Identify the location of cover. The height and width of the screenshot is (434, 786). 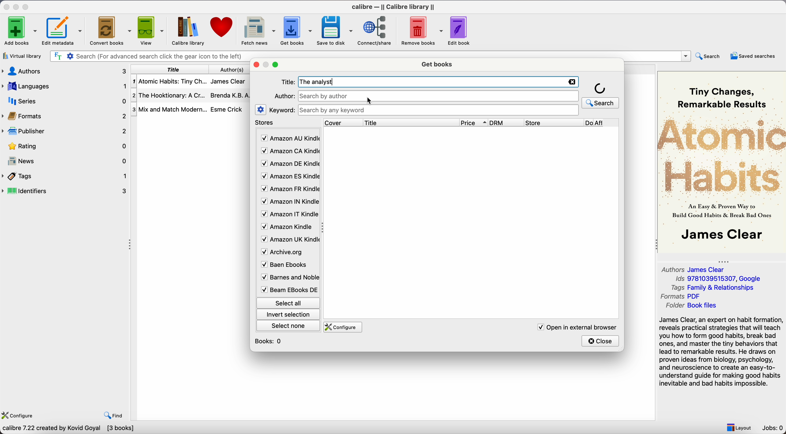
(341, 122).